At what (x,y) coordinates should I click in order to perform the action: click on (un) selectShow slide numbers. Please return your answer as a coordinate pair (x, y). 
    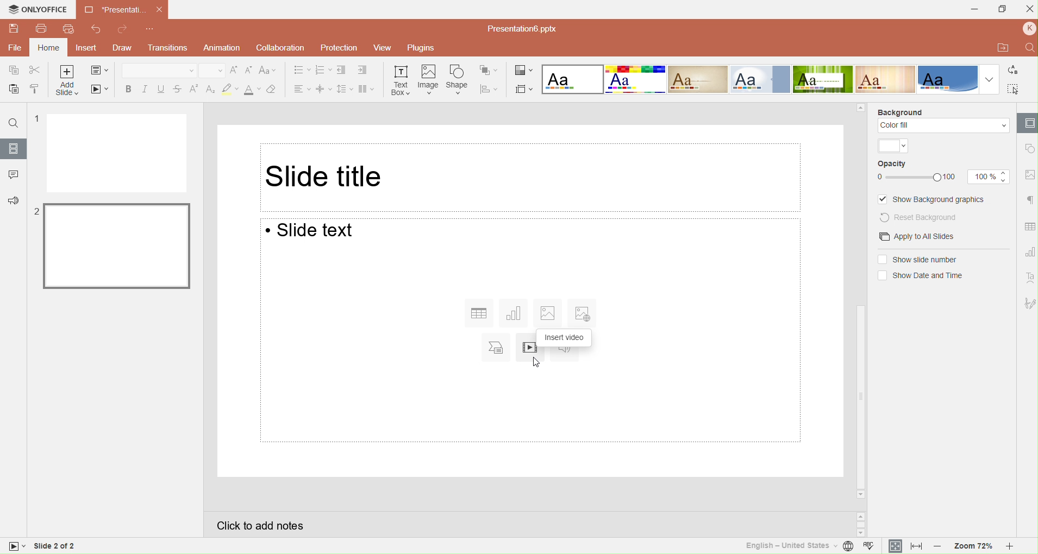
    Looking at the image, I should click on (920, 259).